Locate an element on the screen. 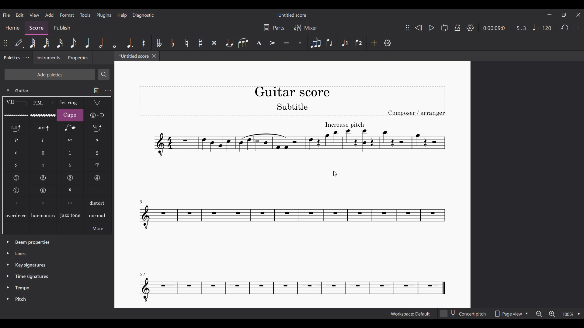 The width and height of the screenshot is (584, 328). Add palette is located at coordinates (50, 74).